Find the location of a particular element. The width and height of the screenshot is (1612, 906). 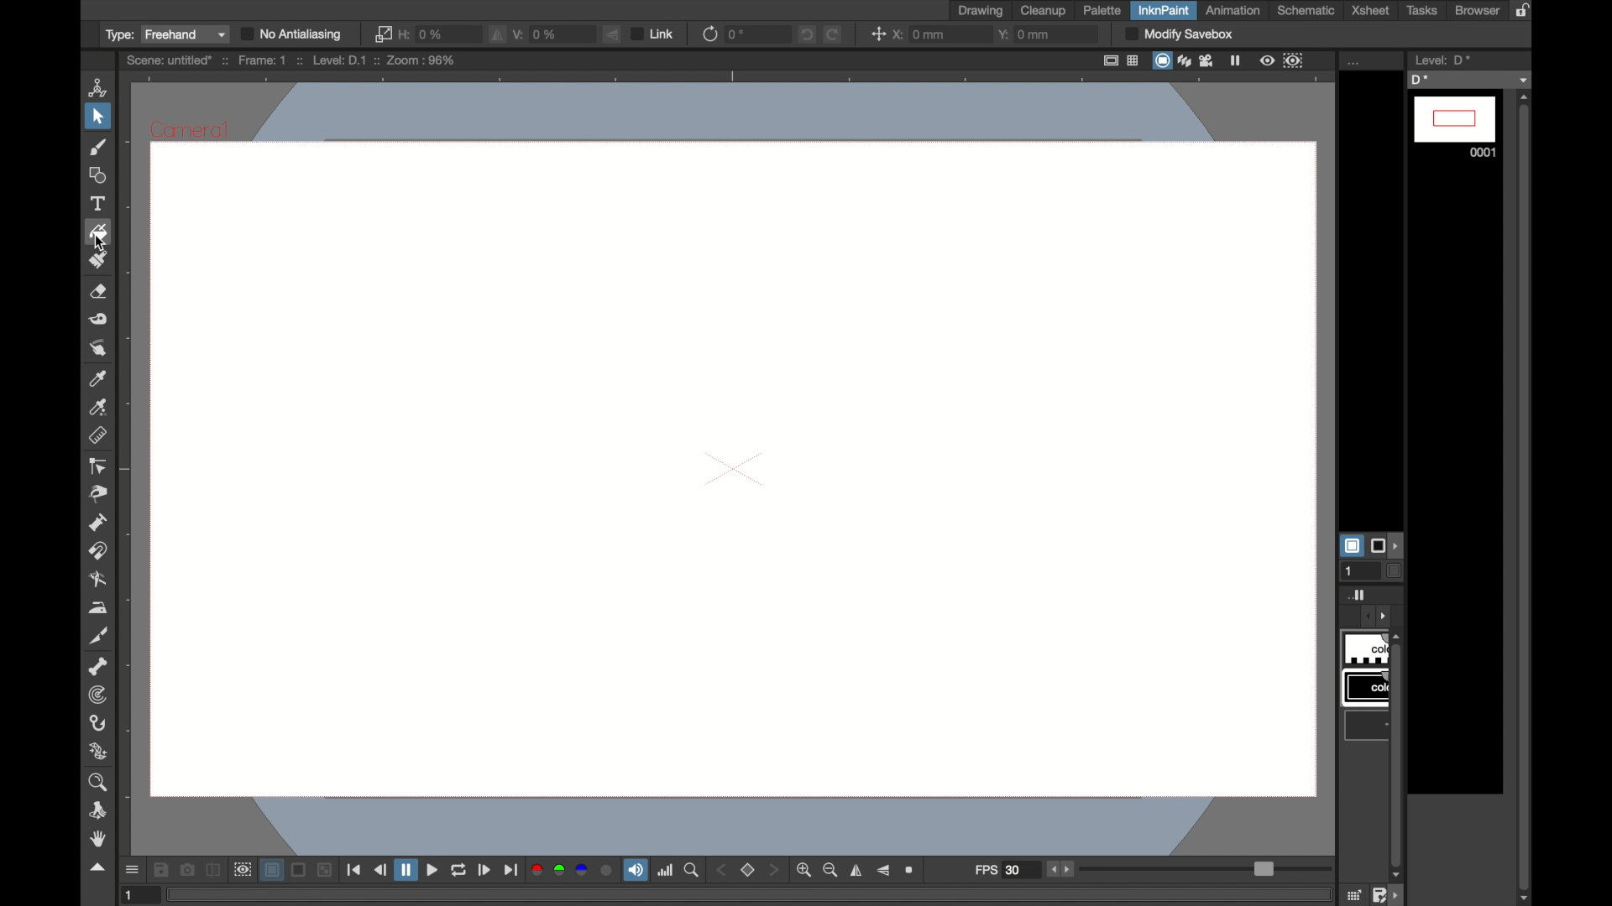

next frame is located at coordinates (485, 870).